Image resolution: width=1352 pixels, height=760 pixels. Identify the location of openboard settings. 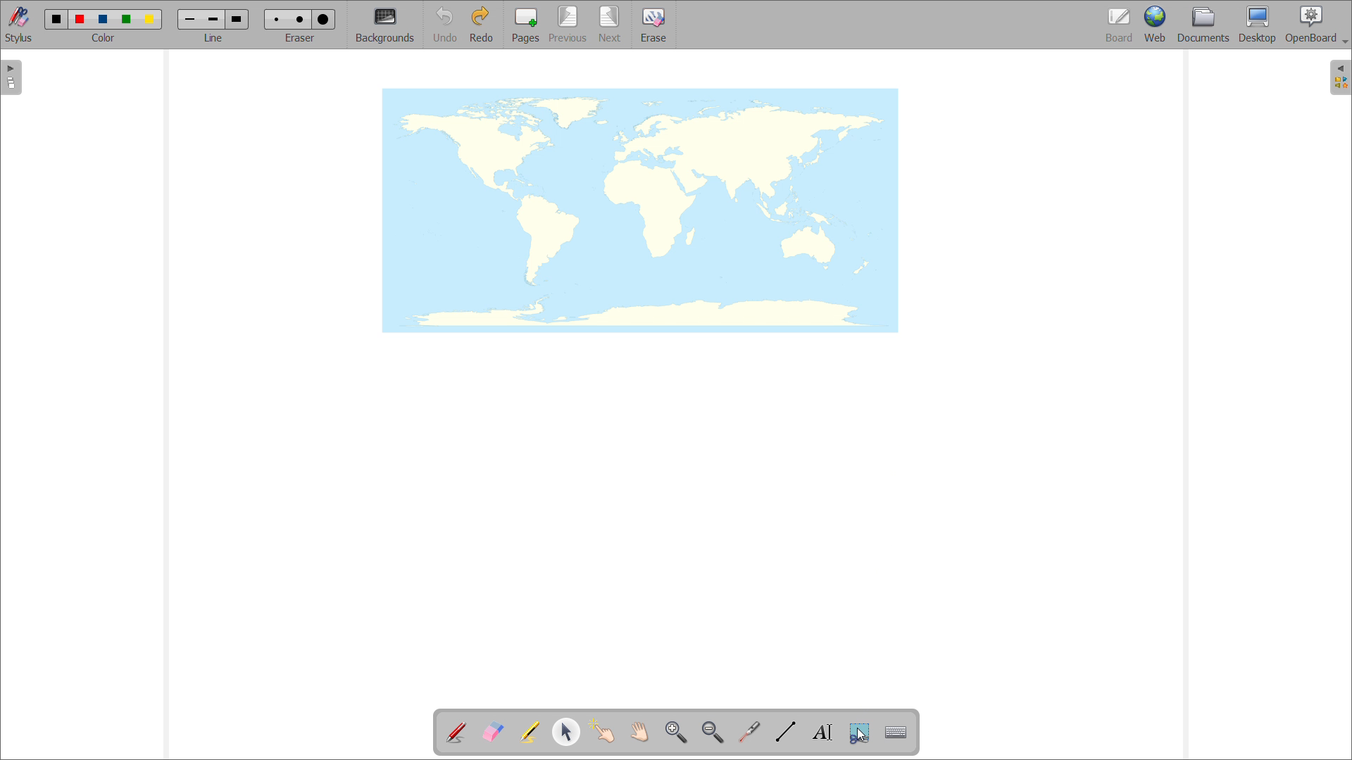
(1316, 23).